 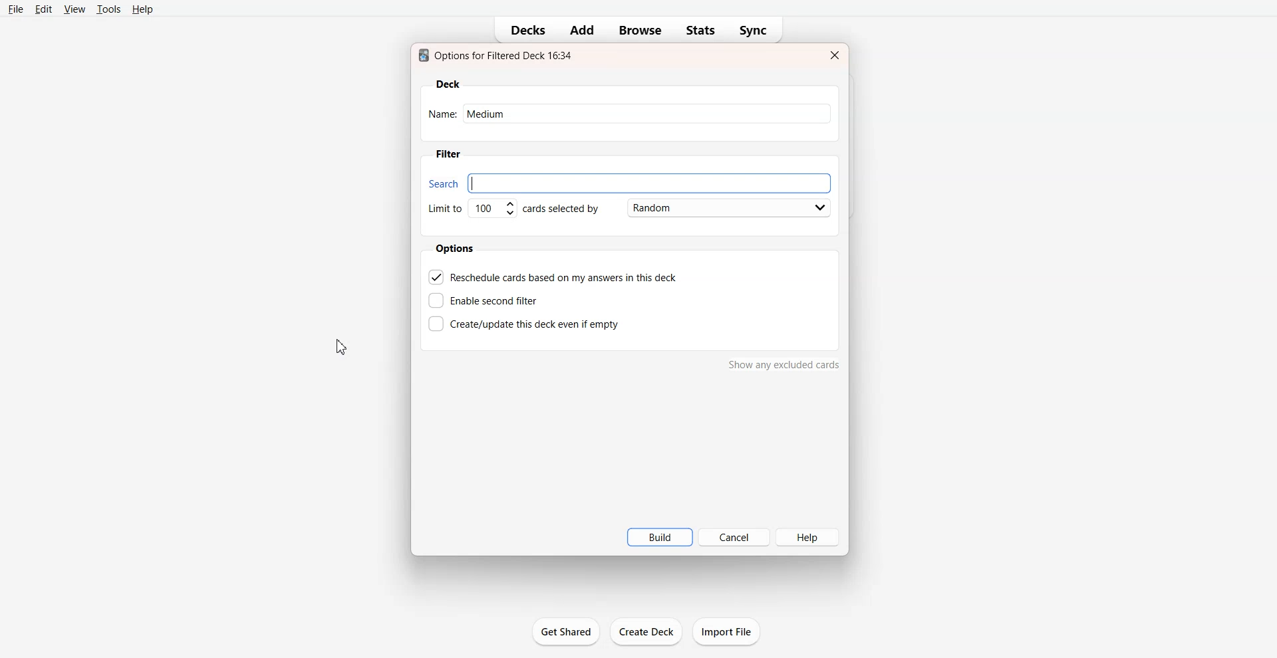 I want to click on Create this deck even if empty, so click(x=523, y=322).